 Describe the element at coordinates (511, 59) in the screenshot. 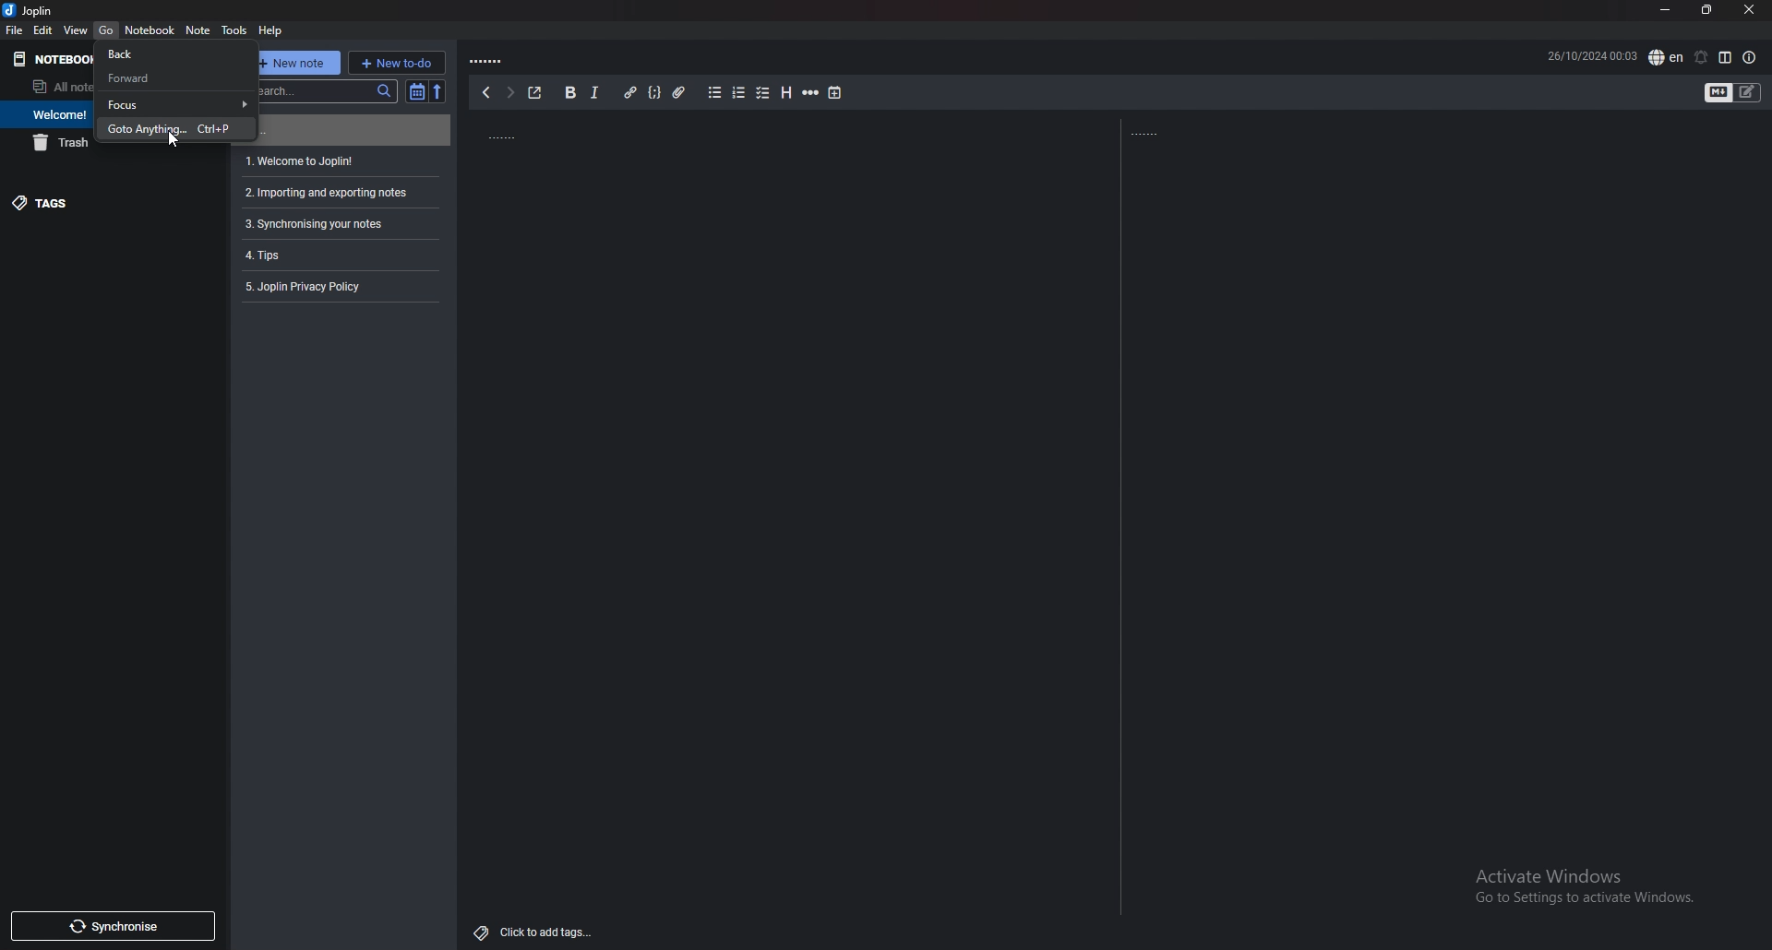

I see `note name` at that location.